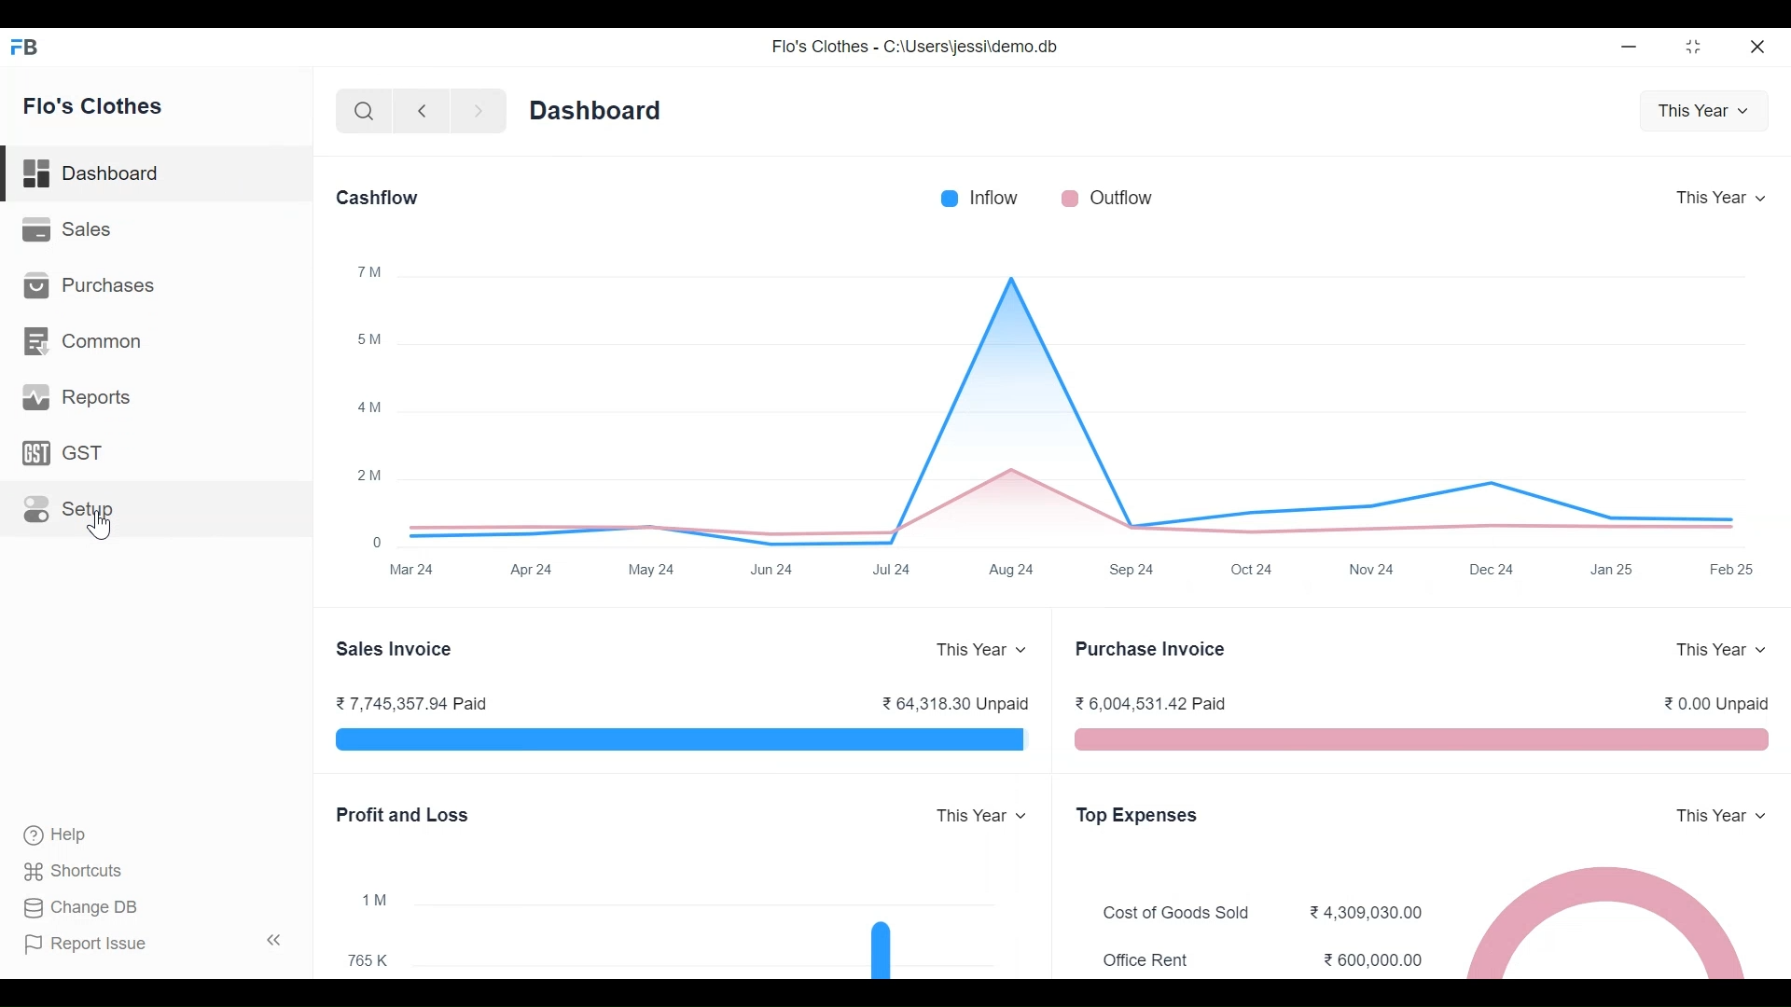 This screenshot has width=1791, height=1007. Describe the element at coordinates (681, 738) in the screenshot. I see `progress bar` at that location.